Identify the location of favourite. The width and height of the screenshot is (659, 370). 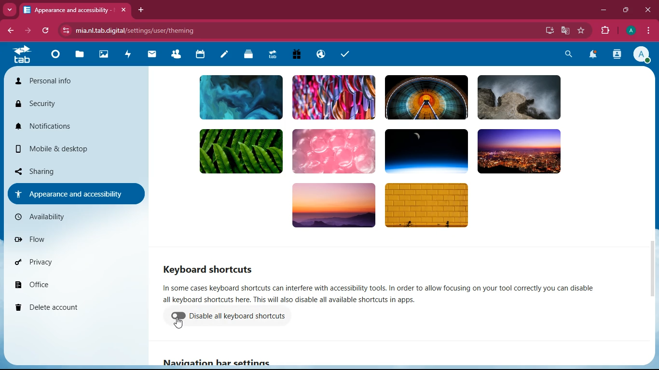
(581, 31).